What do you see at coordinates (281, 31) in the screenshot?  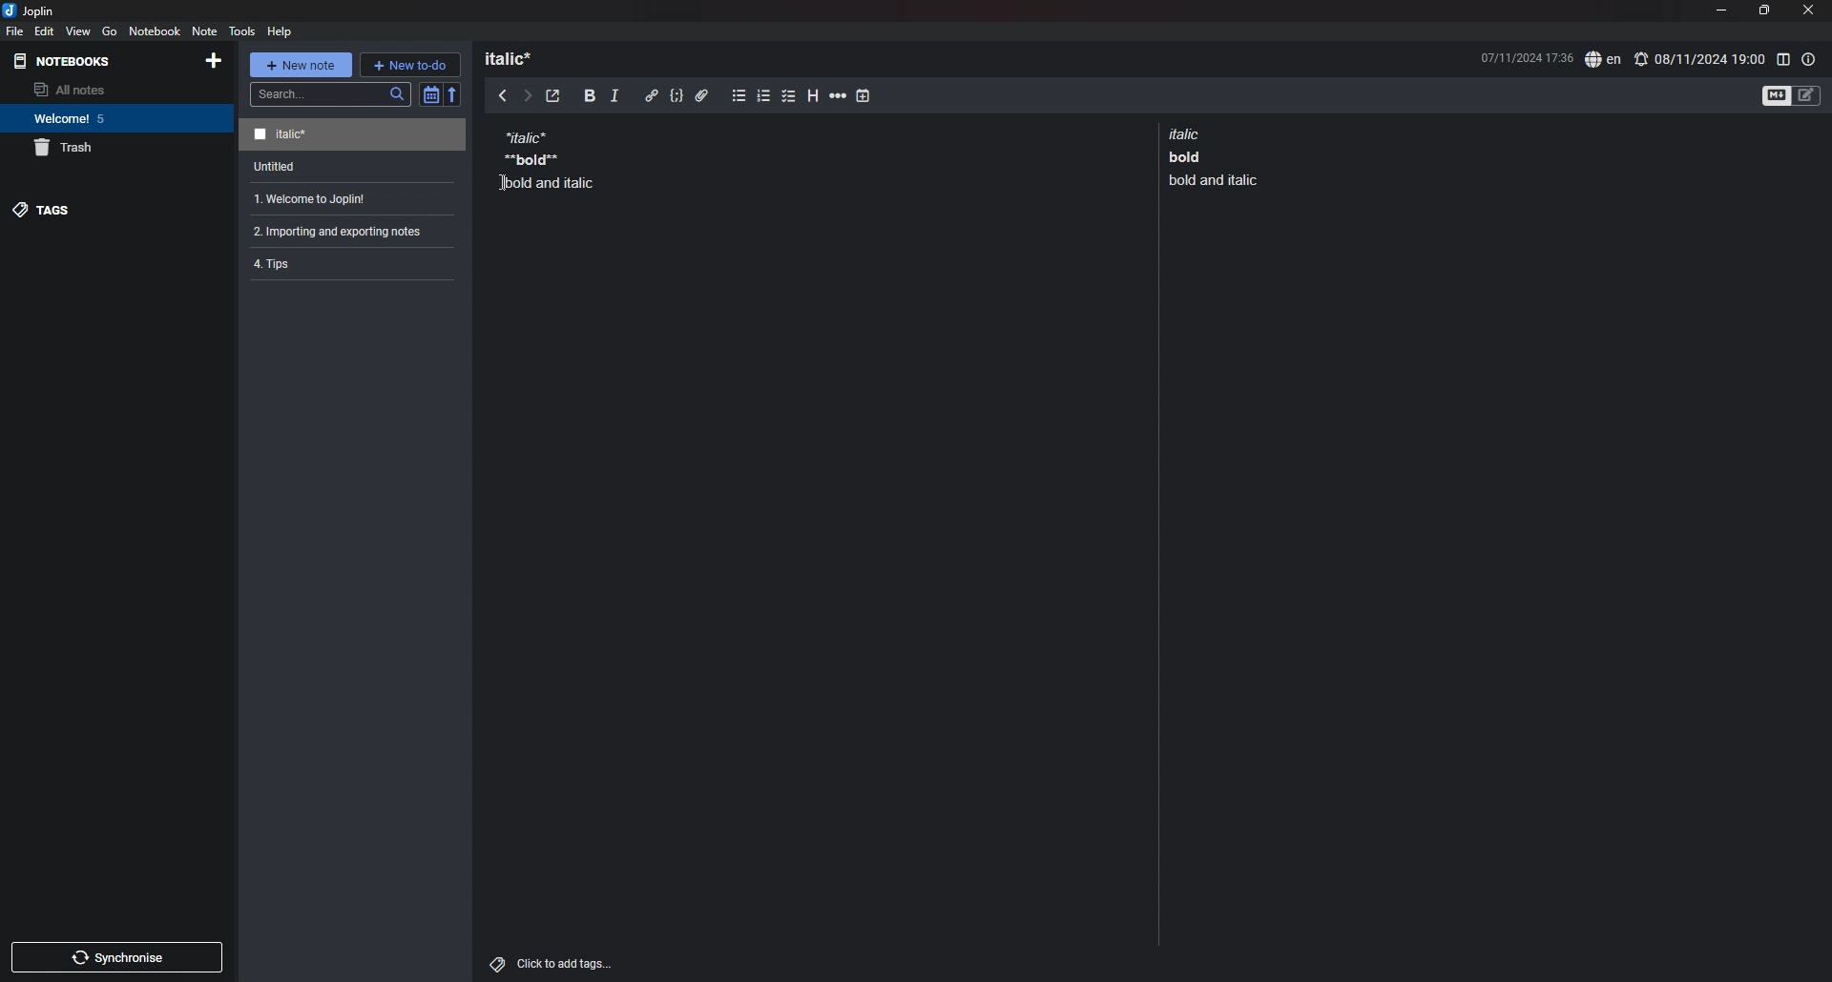 I see `help` at bounding box center [281, 31].